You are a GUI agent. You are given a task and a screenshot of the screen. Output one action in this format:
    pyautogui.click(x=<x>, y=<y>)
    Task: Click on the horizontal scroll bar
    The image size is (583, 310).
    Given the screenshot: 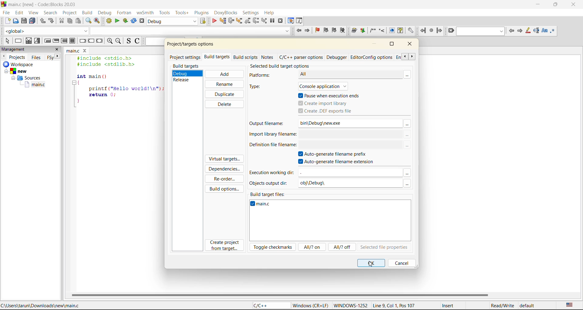 What is the action you would take?
    pyautogui.click(x=280, y=295)
    